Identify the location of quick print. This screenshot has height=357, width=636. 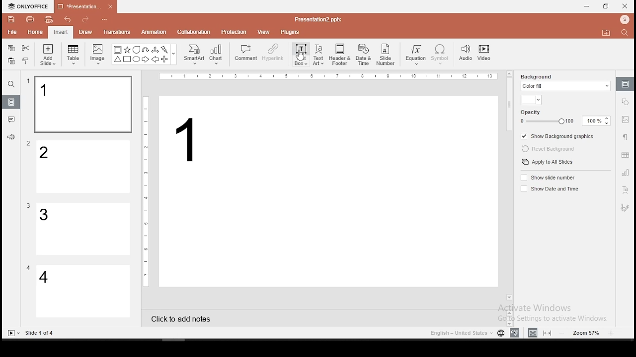
(49, 19).